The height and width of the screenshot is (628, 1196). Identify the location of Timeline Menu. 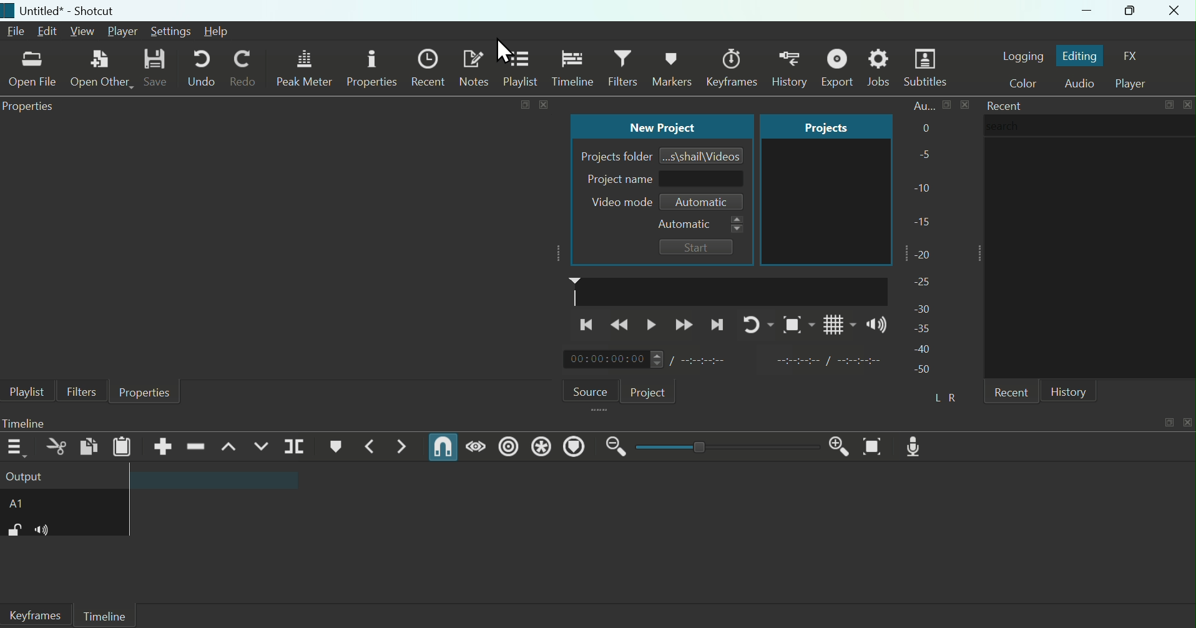
(17, 447).